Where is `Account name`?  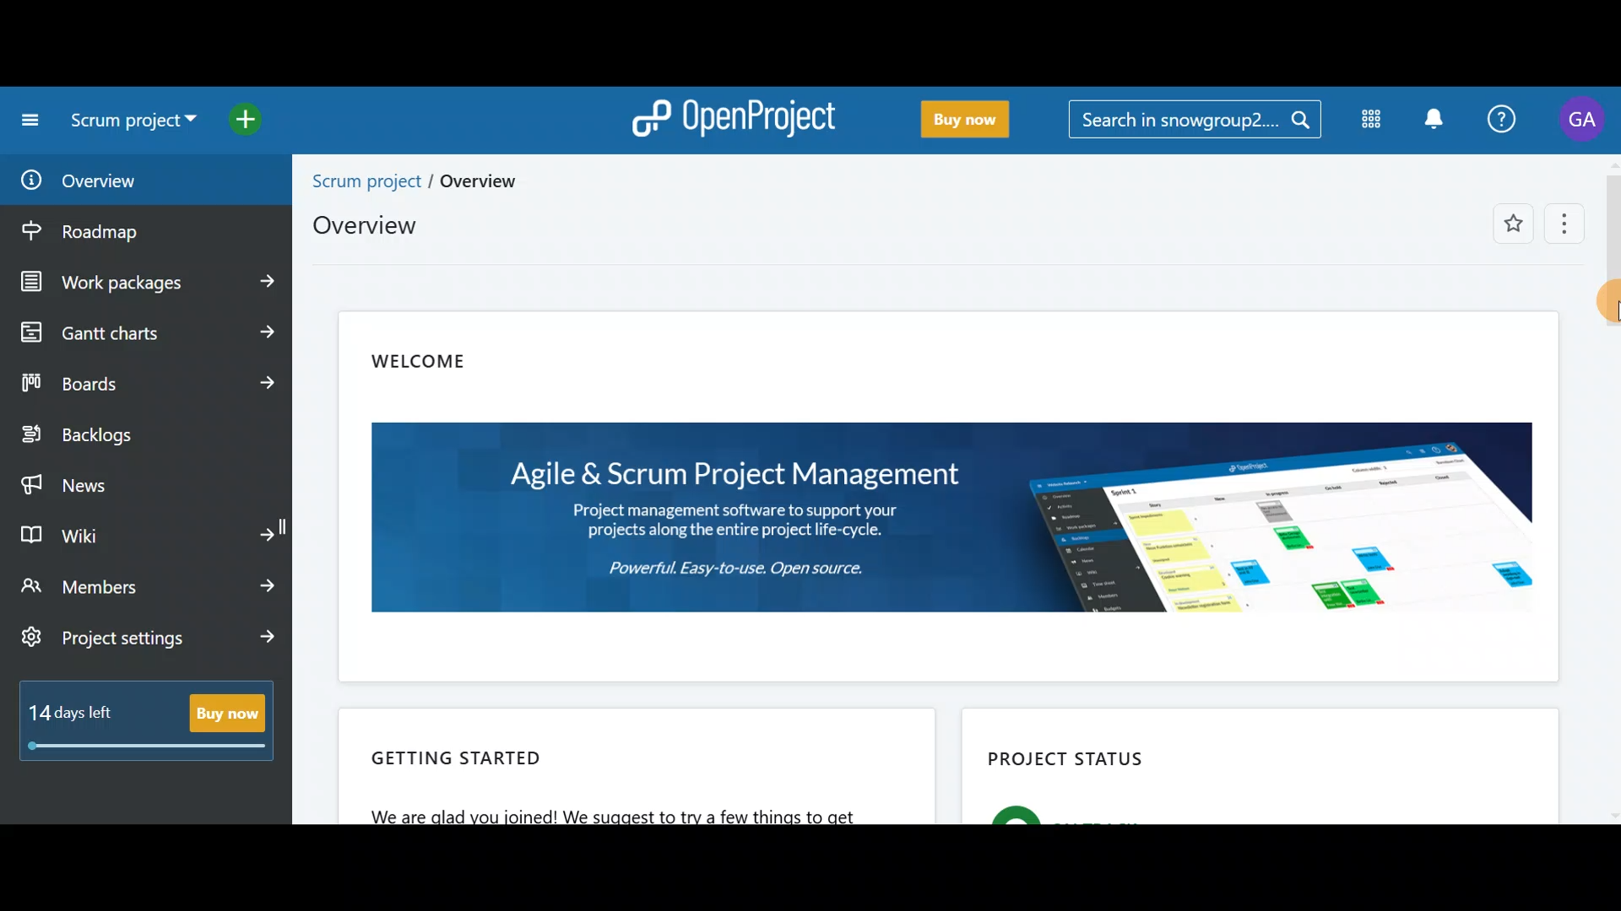 Account name is located at coordinates (1586, 120).